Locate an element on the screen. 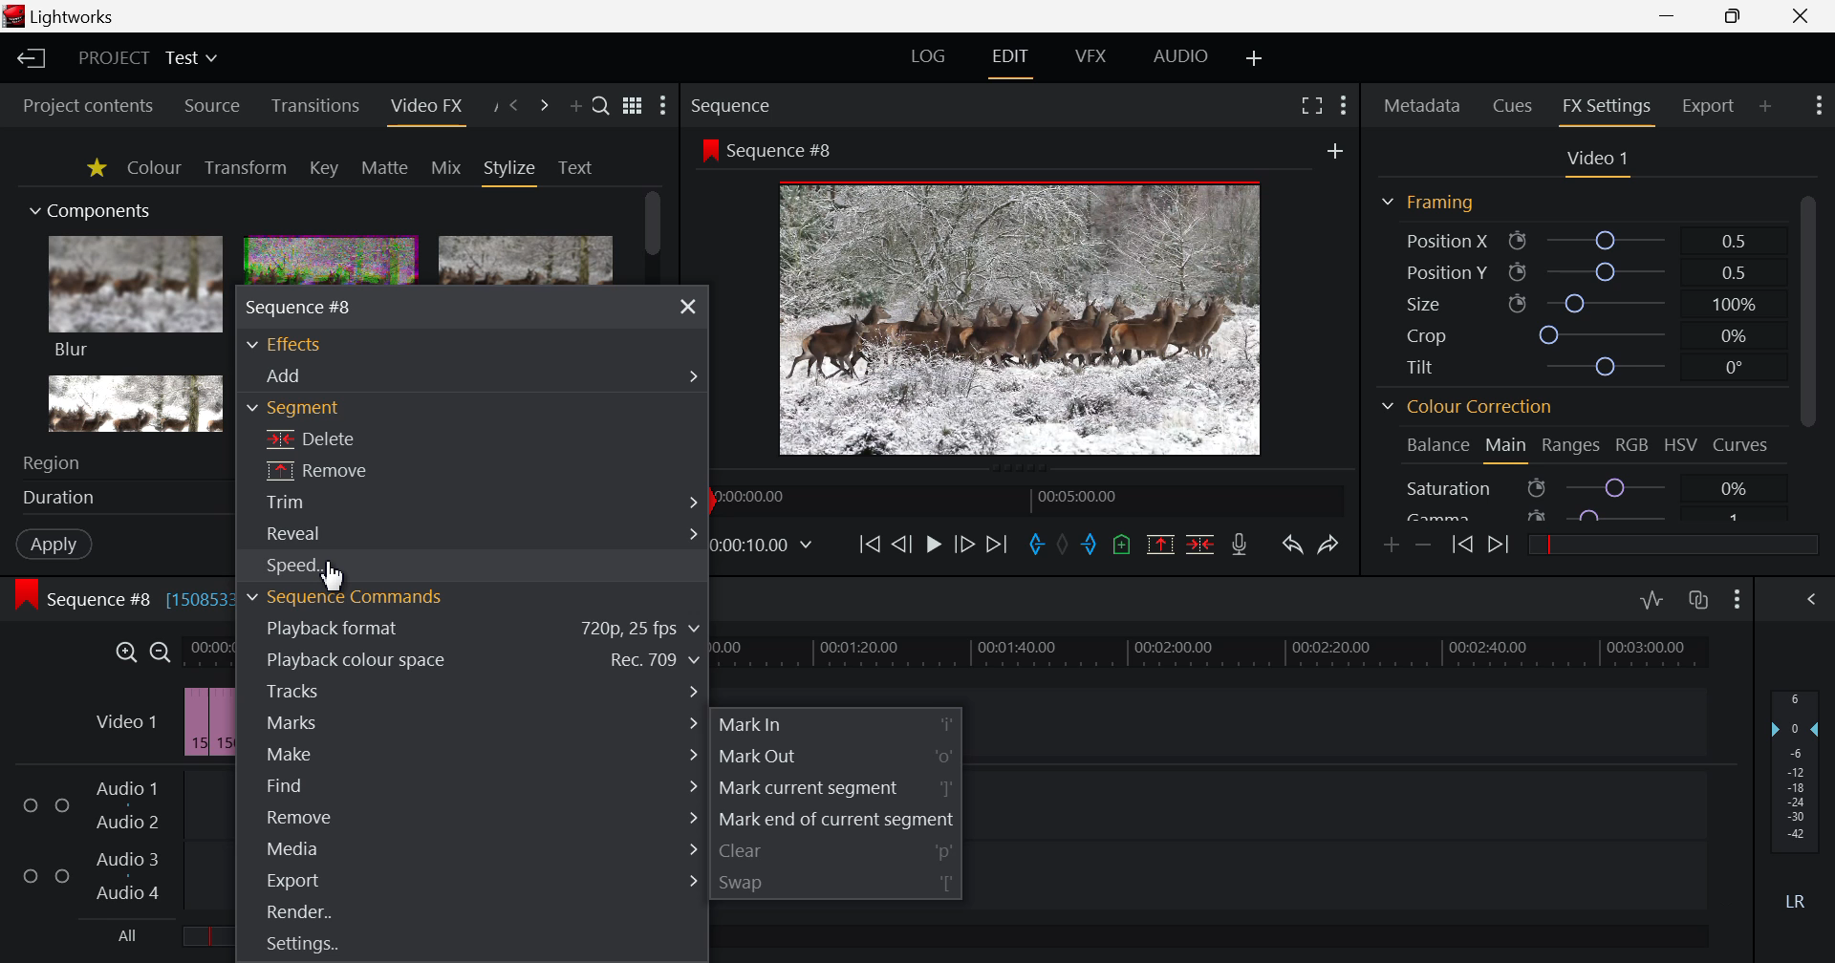 This screenshot has height=963, width=1835. Duration is located at coordinates (117, 498).